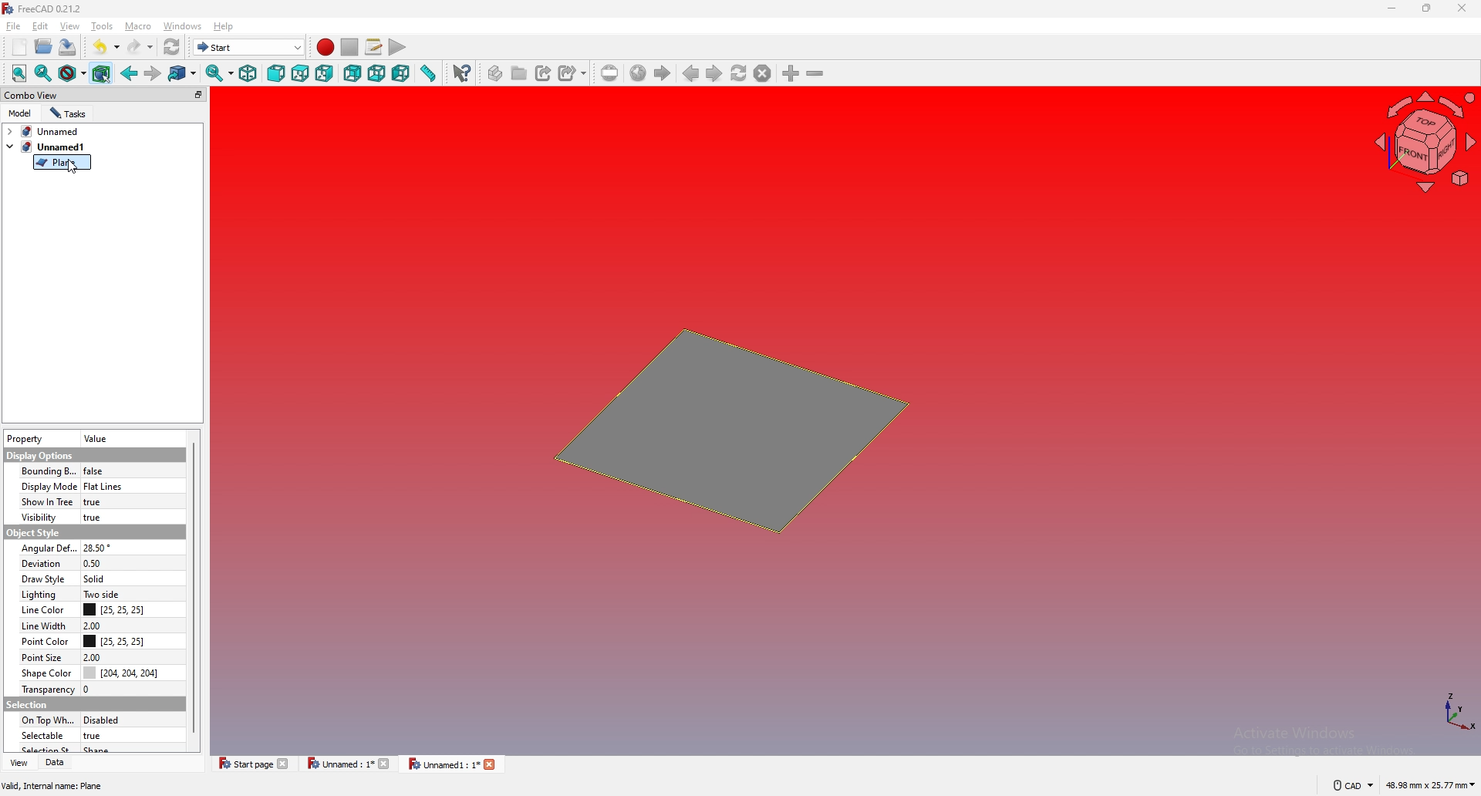  Describe the element at coordinates (29, 704) in the screenshot. I see `selection` at that location.